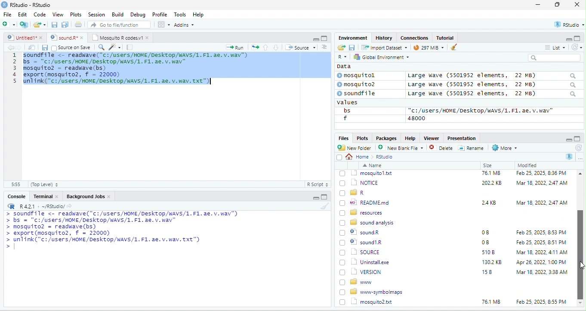 The image size is (586, 311). What do you see at coordinates (32, 47) in the screenshot?
I see `open` at bounding box center [32, 47].